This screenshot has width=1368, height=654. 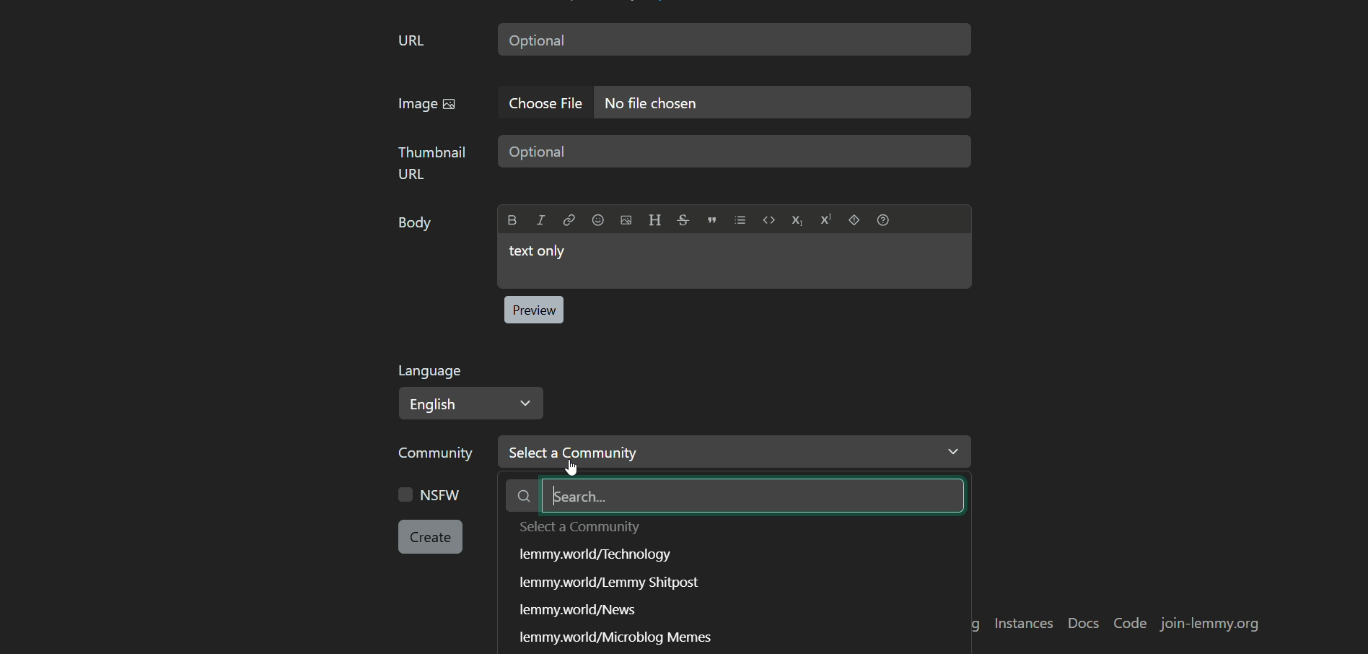 I want to click on Strikethrough, so click(x=683, y=219).